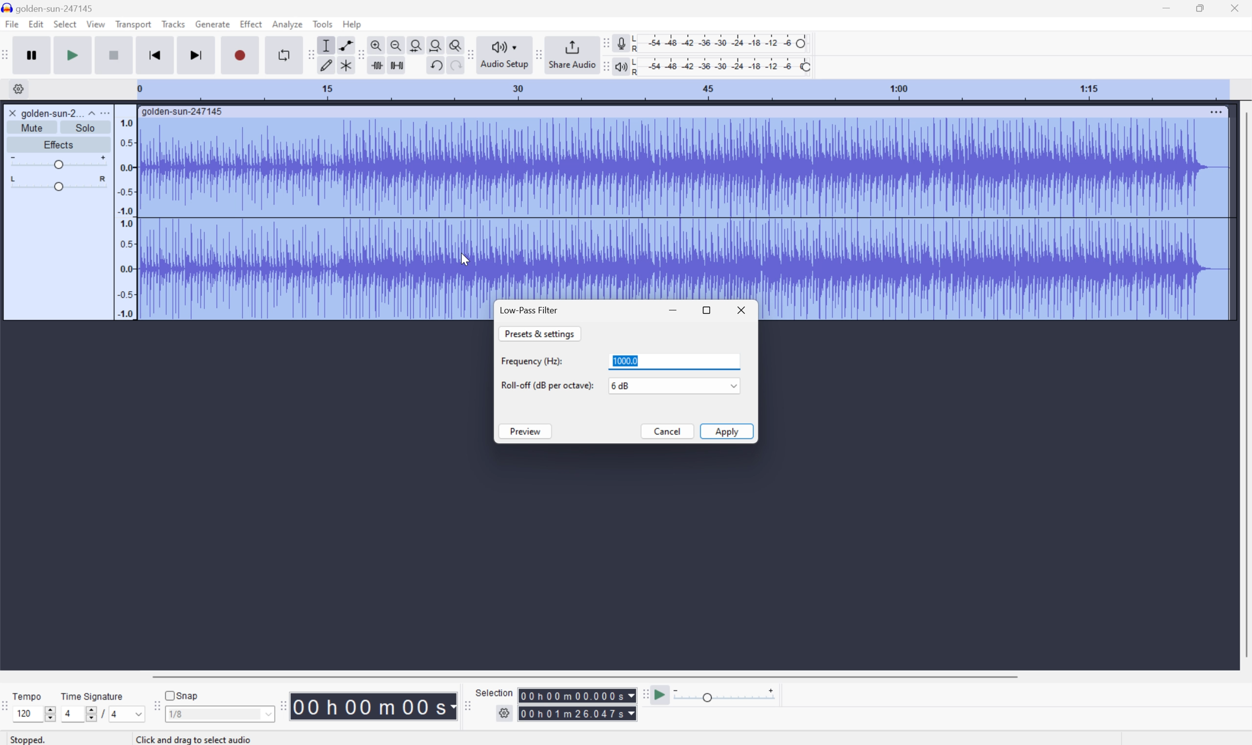 This screenshot has height=745, width=1252. Describe the element at coordinates (621, 43) in the screenshot. I see `Record meter` at that location.